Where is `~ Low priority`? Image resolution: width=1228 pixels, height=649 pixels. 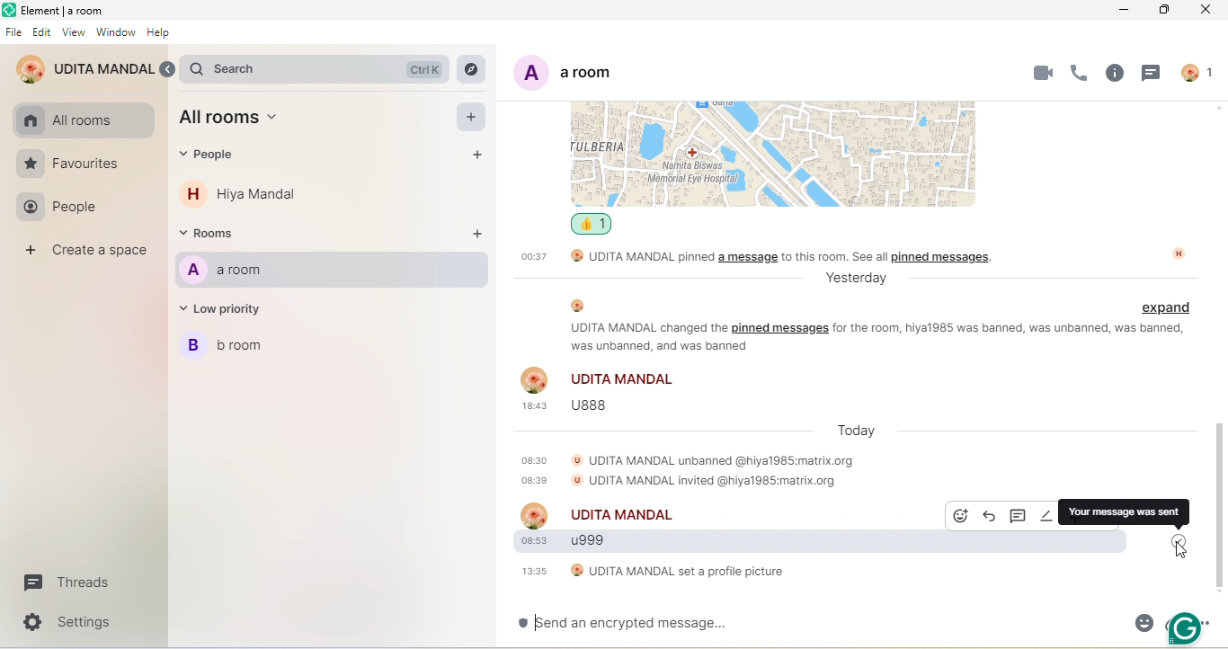 ~ Low priority is located at coordinates (233, 311).